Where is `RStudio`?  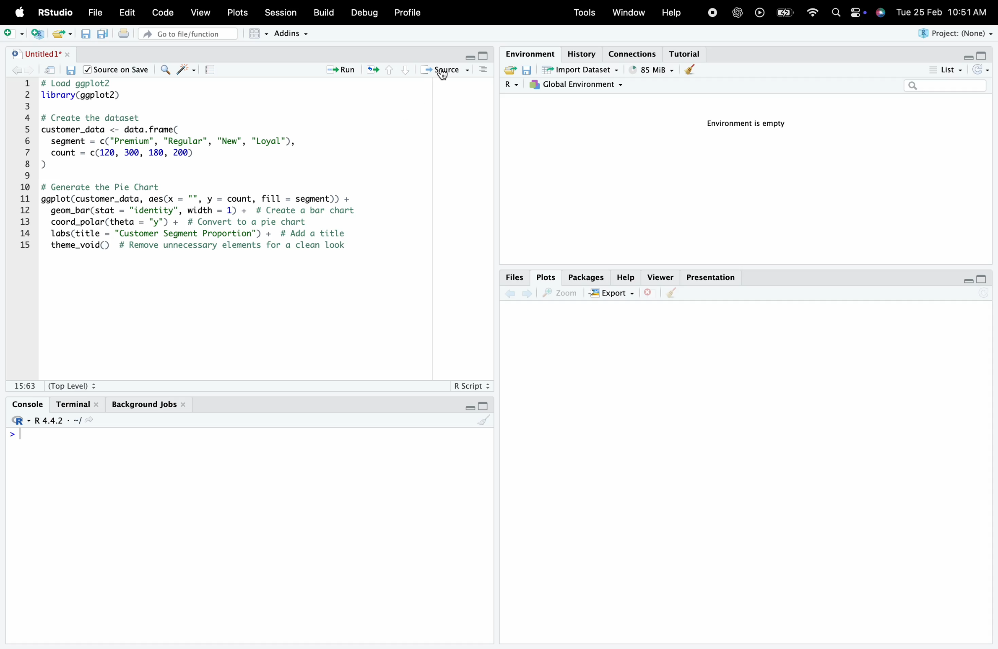
RStudio is located at coordinates (54, 12).